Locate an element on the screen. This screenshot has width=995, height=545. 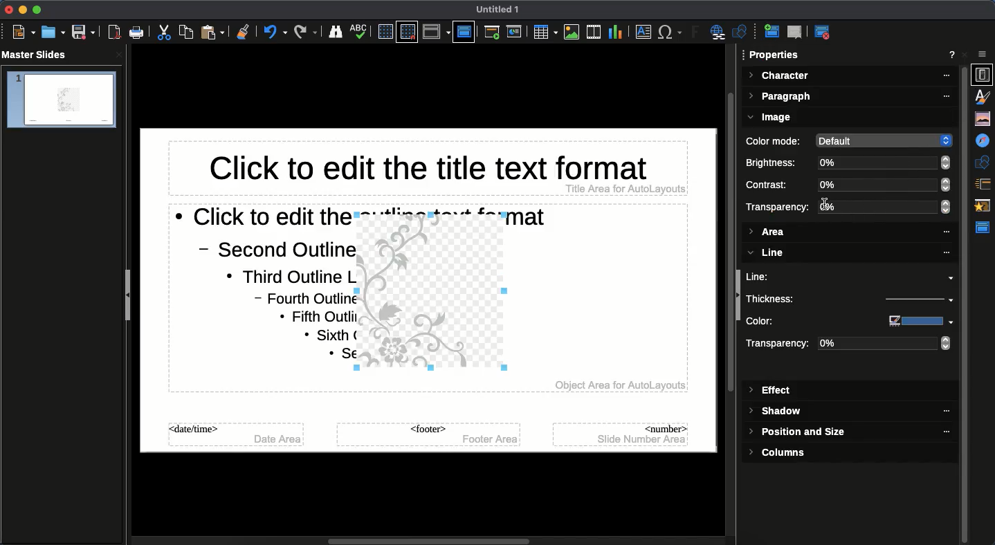
Slide transition is located at coordinates (985, 184).